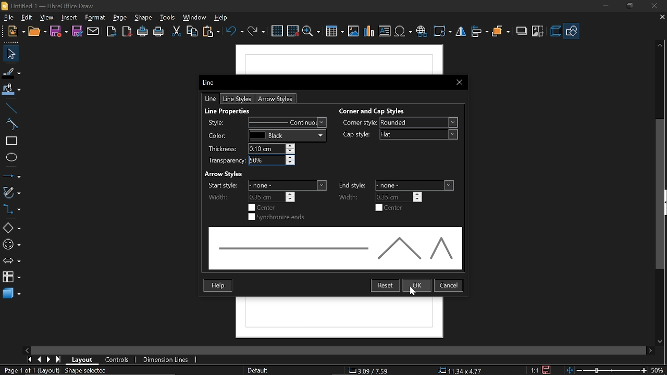 Image resolution: width=667 pixels, height=375 pixels. What do you see at coordinates (221, 17) in the screenshot?
I see `help` at bounding box center [221, 17].